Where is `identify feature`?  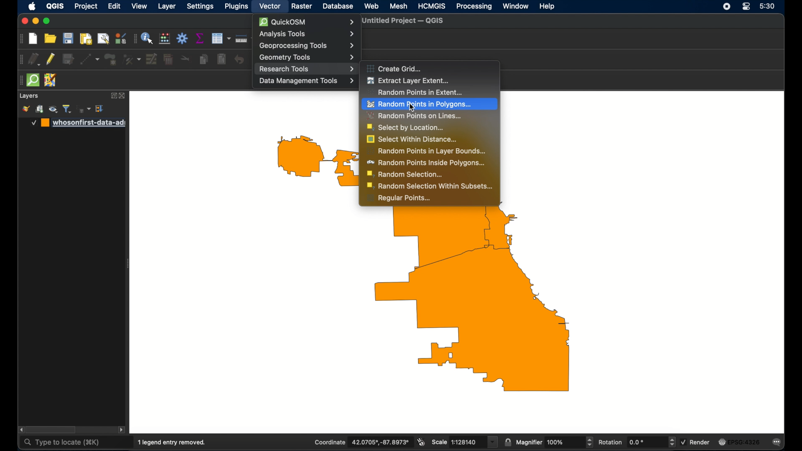
identify feature is located at coordinates (148, 38).